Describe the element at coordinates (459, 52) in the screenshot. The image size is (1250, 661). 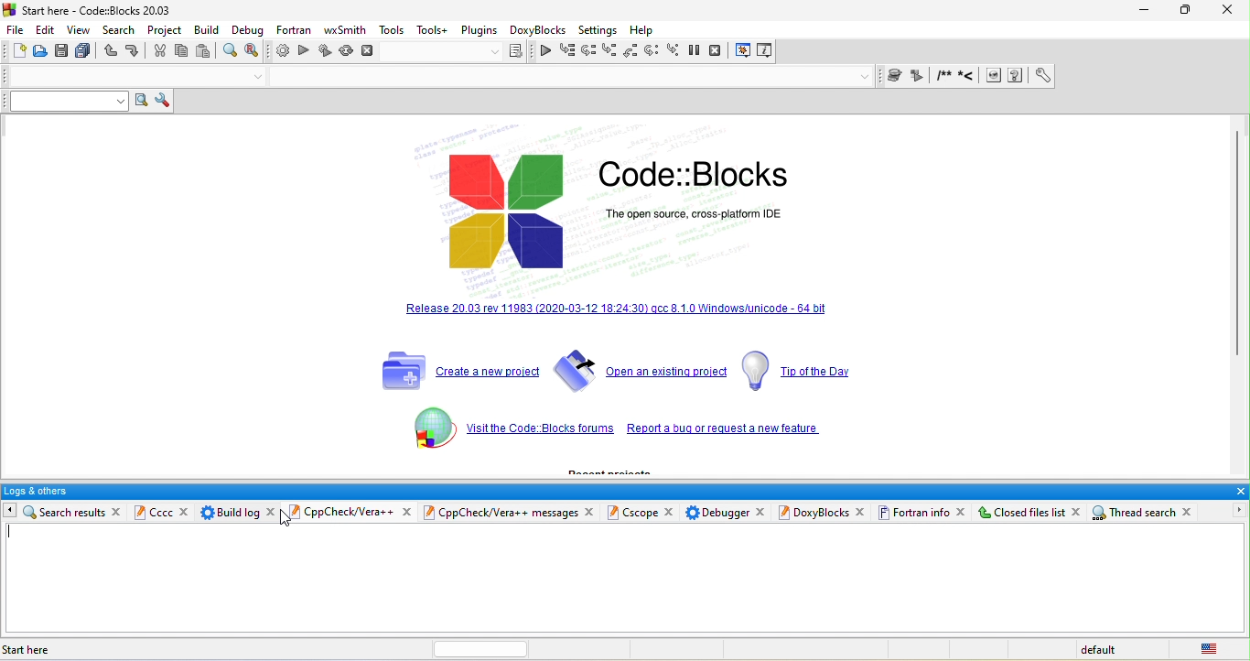
I see `show the select target dialog` at that location.